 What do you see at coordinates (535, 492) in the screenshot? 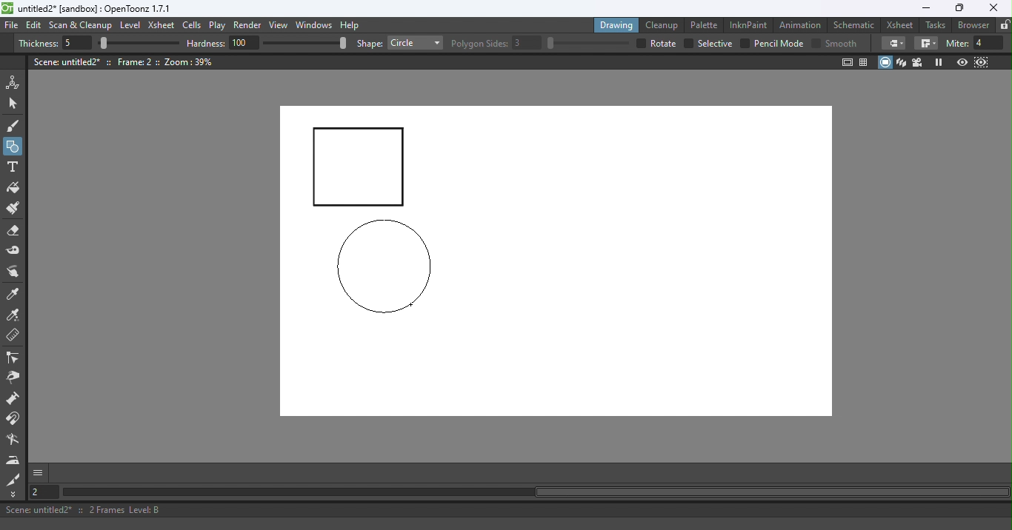
I see `Horizontal scroll bar` at bounding box center [535, 492].